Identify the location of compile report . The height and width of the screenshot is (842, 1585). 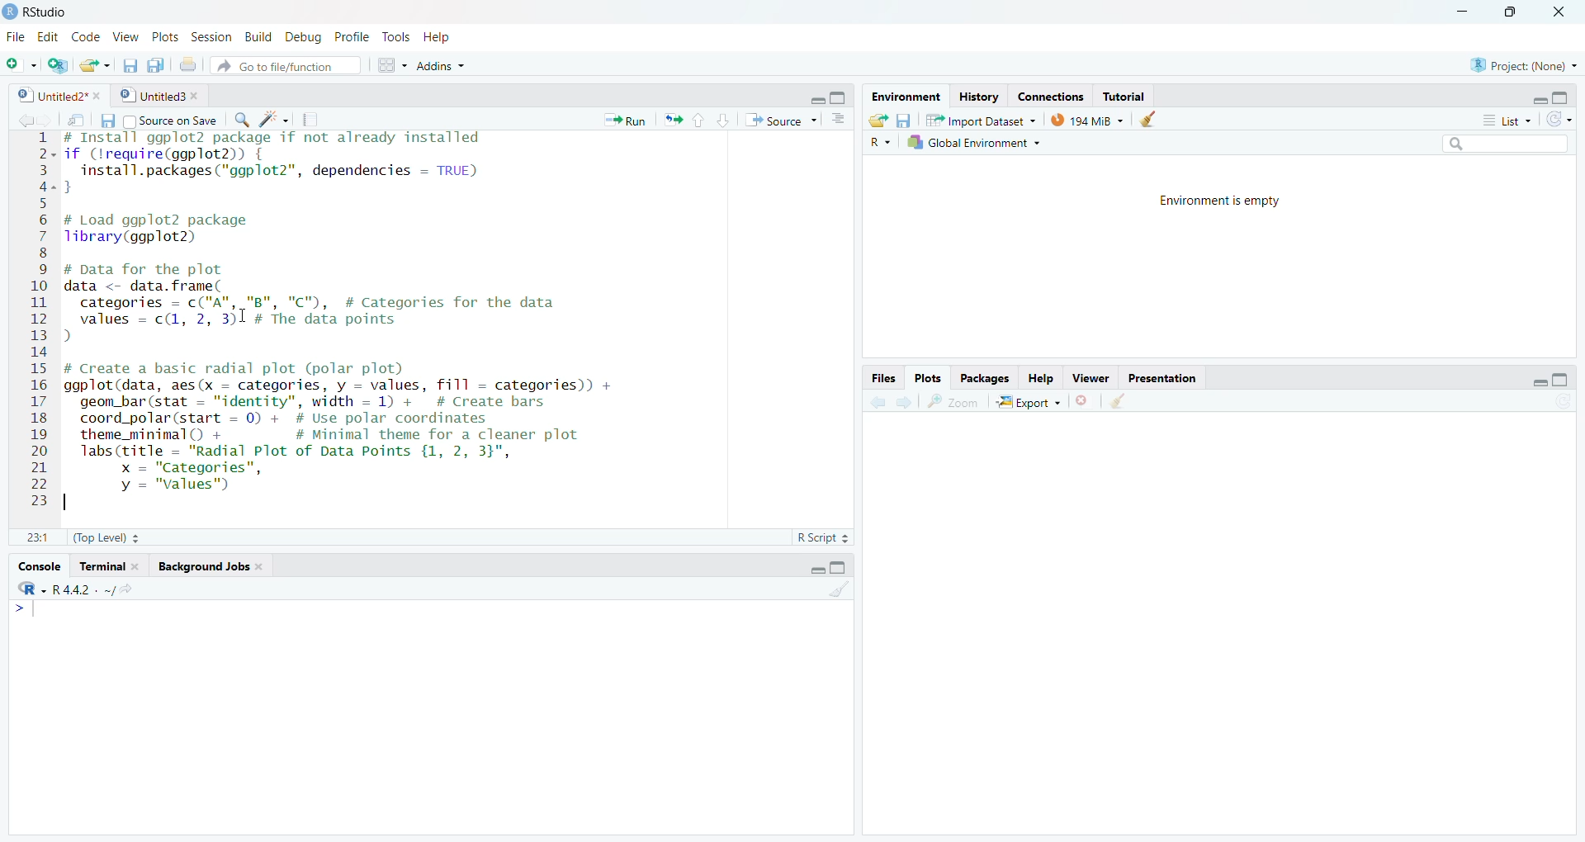
(315, 120).